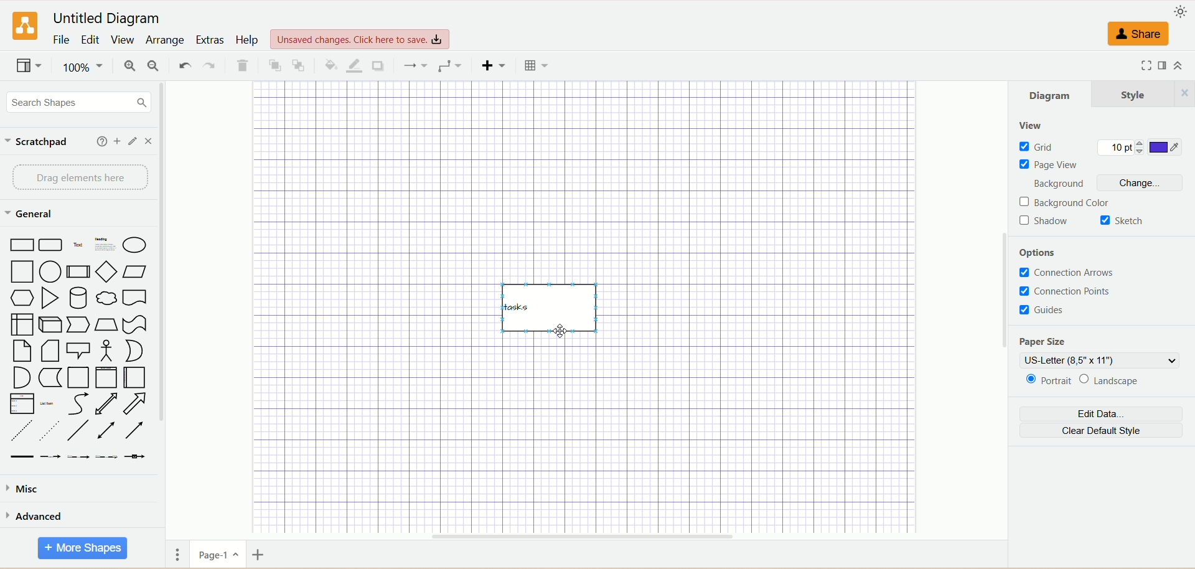  What do you see at coordinates (37, 143) in the screenshot?
I see `scratchpad` at bounding box center [37, 143].